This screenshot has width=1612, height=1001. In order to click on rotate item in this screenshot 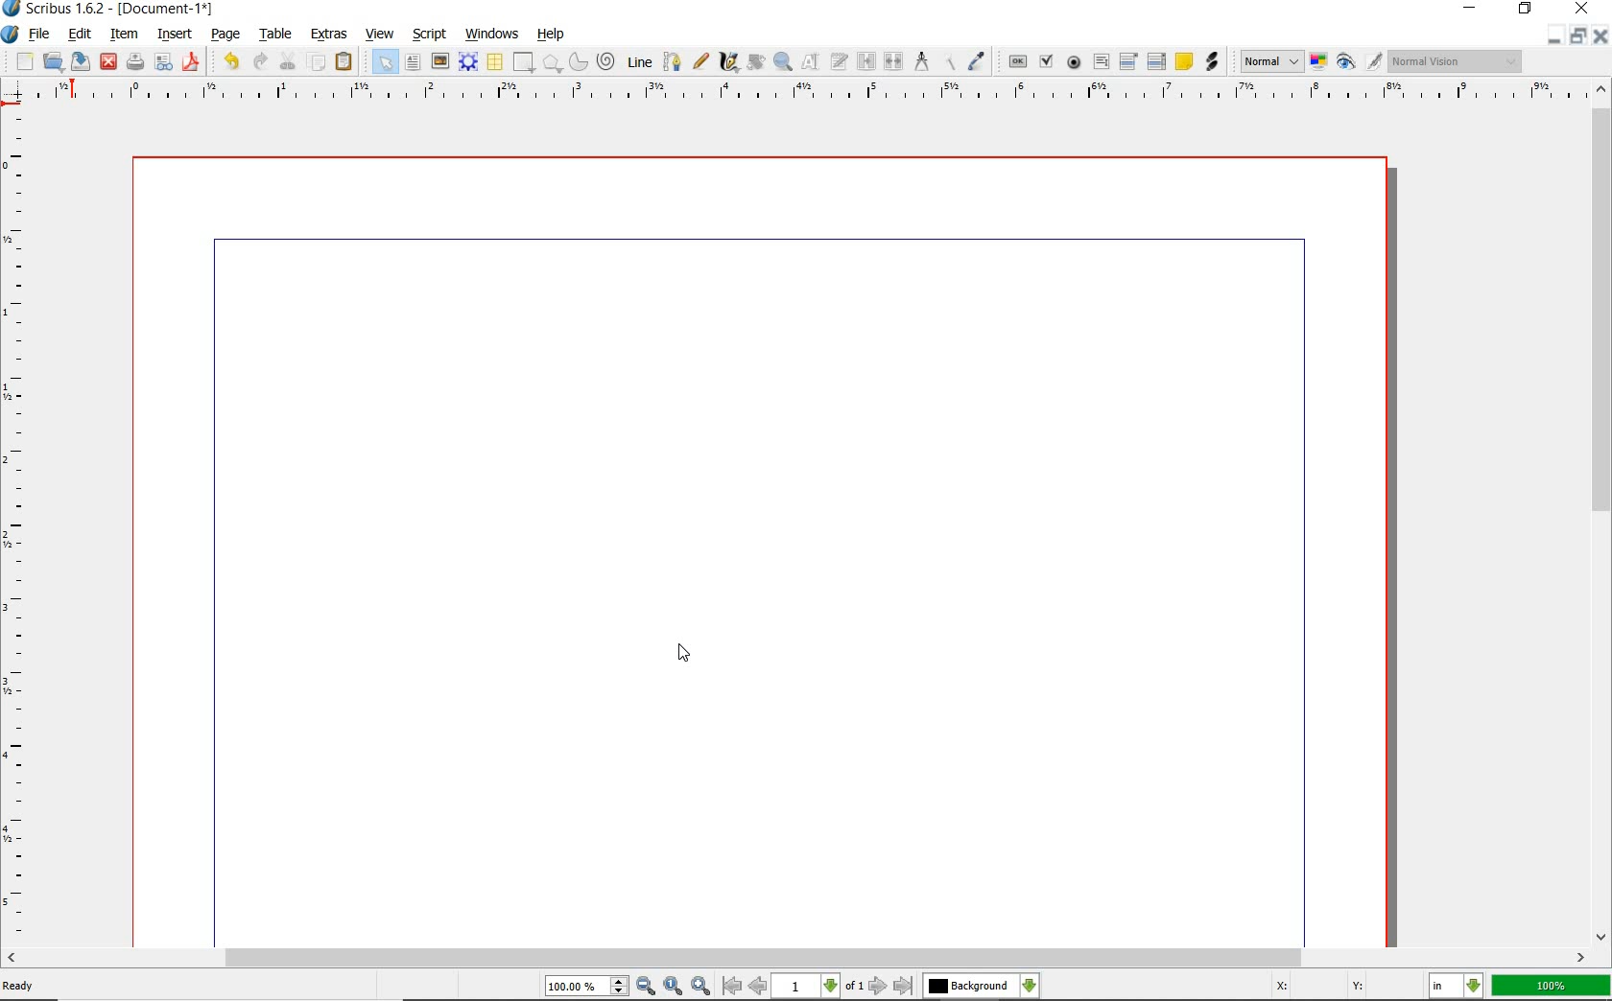, I will do `click(756, 62)`.